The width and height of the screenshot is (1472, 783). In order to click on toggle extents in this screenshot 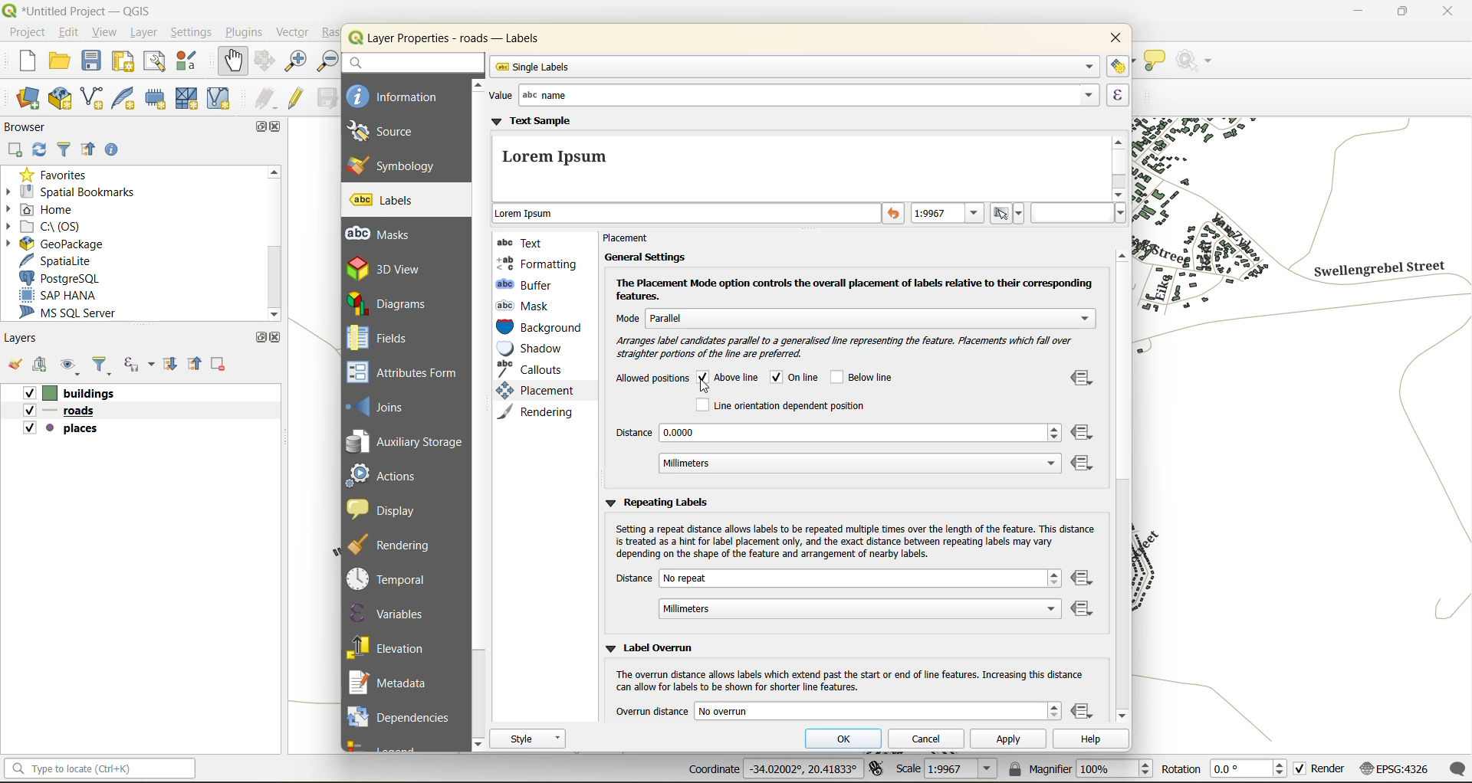, I will do `click(876, 766)`.